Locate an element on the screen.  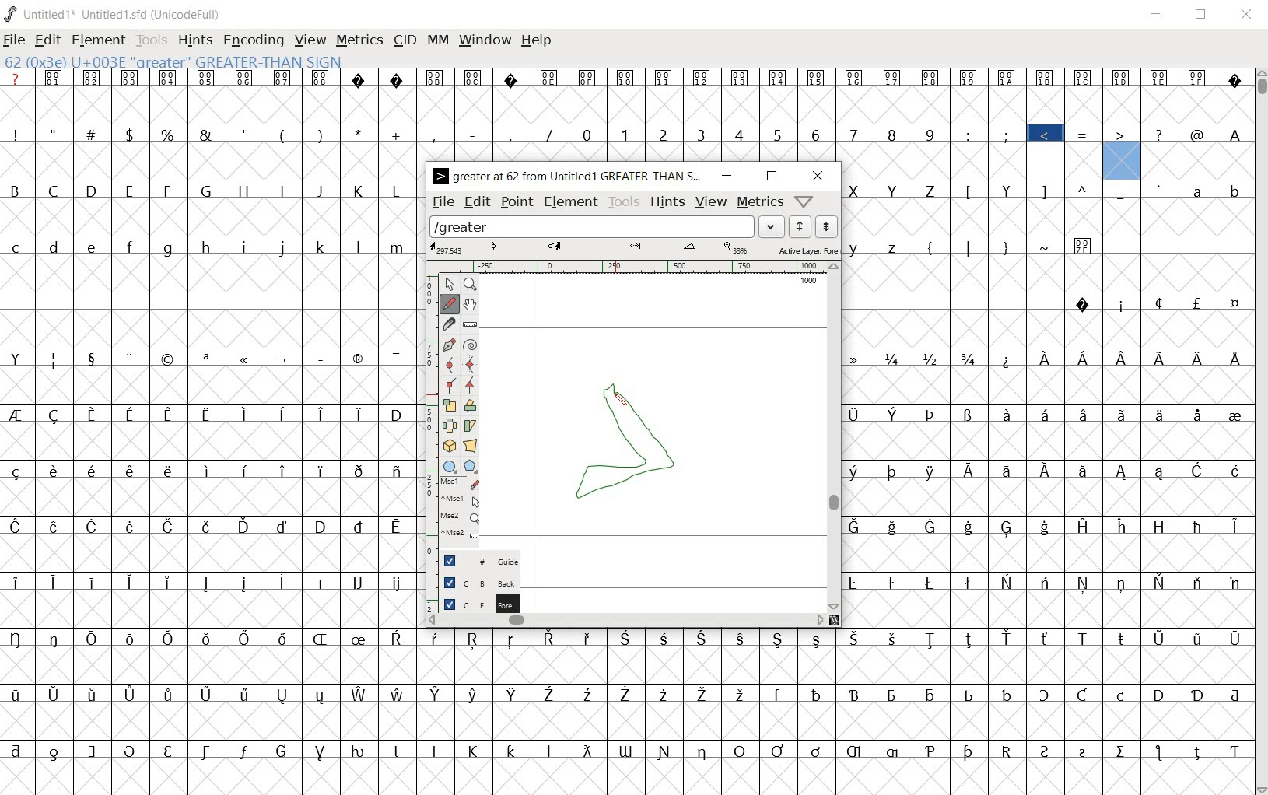
Untitled1 Untitled1.sfd (UnicodeFull) is located at coordinates (113, 12).